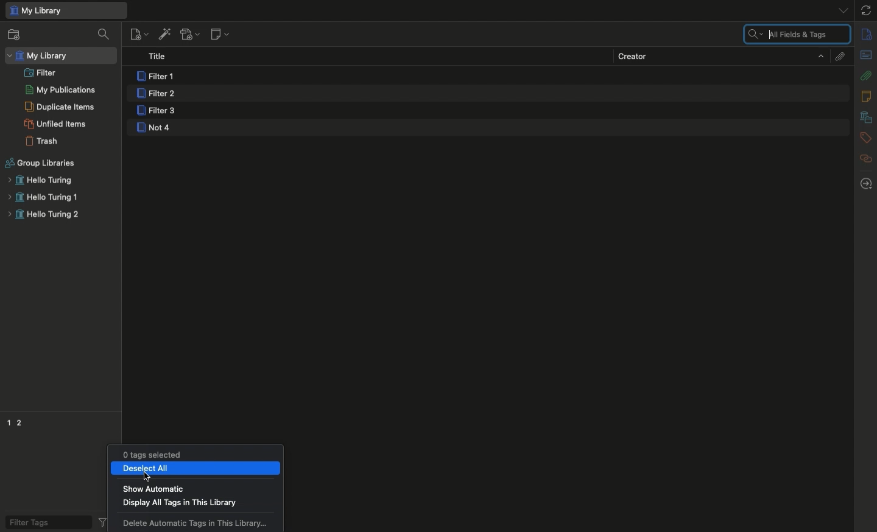 This screenshot has width=877, height=532. Describe the element at coordinates (41, 72) in the screenshot. I see `Filter` at that location.